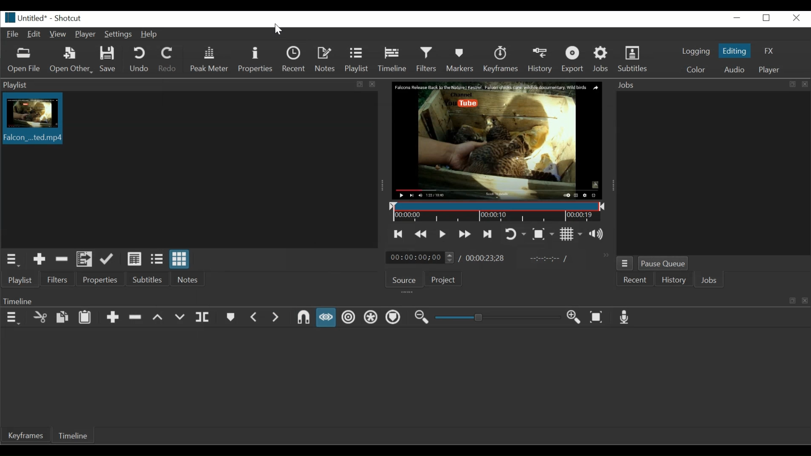  What do you see at coordinates (303, 317) in the screenshot?
I see `Snap (Disabled)` at bounding box center [303, 317].